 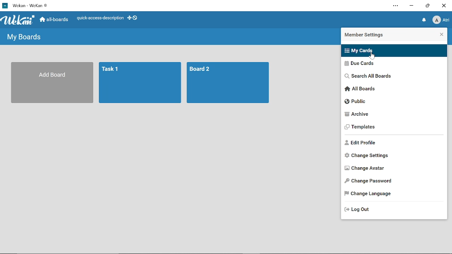 I want to click on Show desktop drag handles, so click(x=134, y=19).